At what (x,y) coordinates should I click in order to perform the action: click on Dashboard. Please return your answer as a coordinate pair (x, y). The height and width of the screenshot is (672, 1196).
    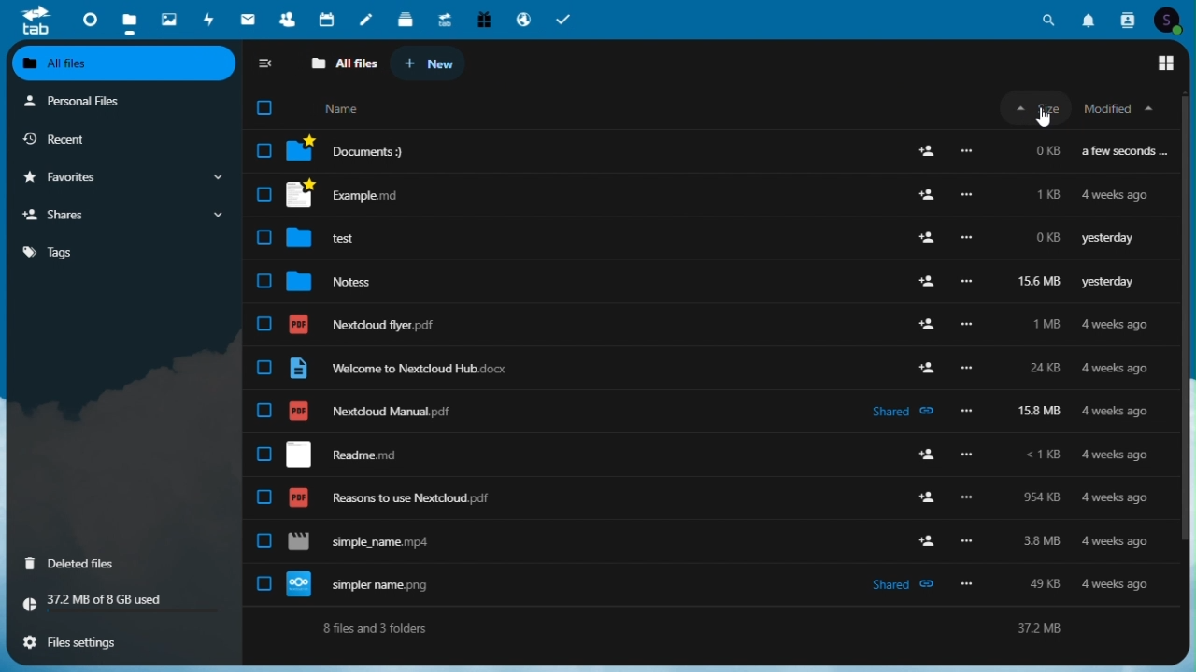
    Looking at the image, I should click on (88, 20).